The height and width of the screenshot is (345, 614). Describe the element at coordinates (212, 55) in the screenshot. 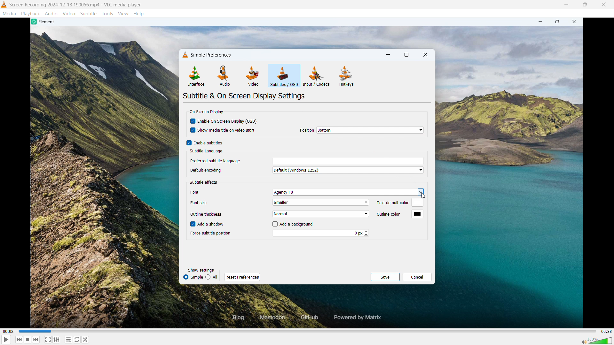

I see `simple preferences` at that location.